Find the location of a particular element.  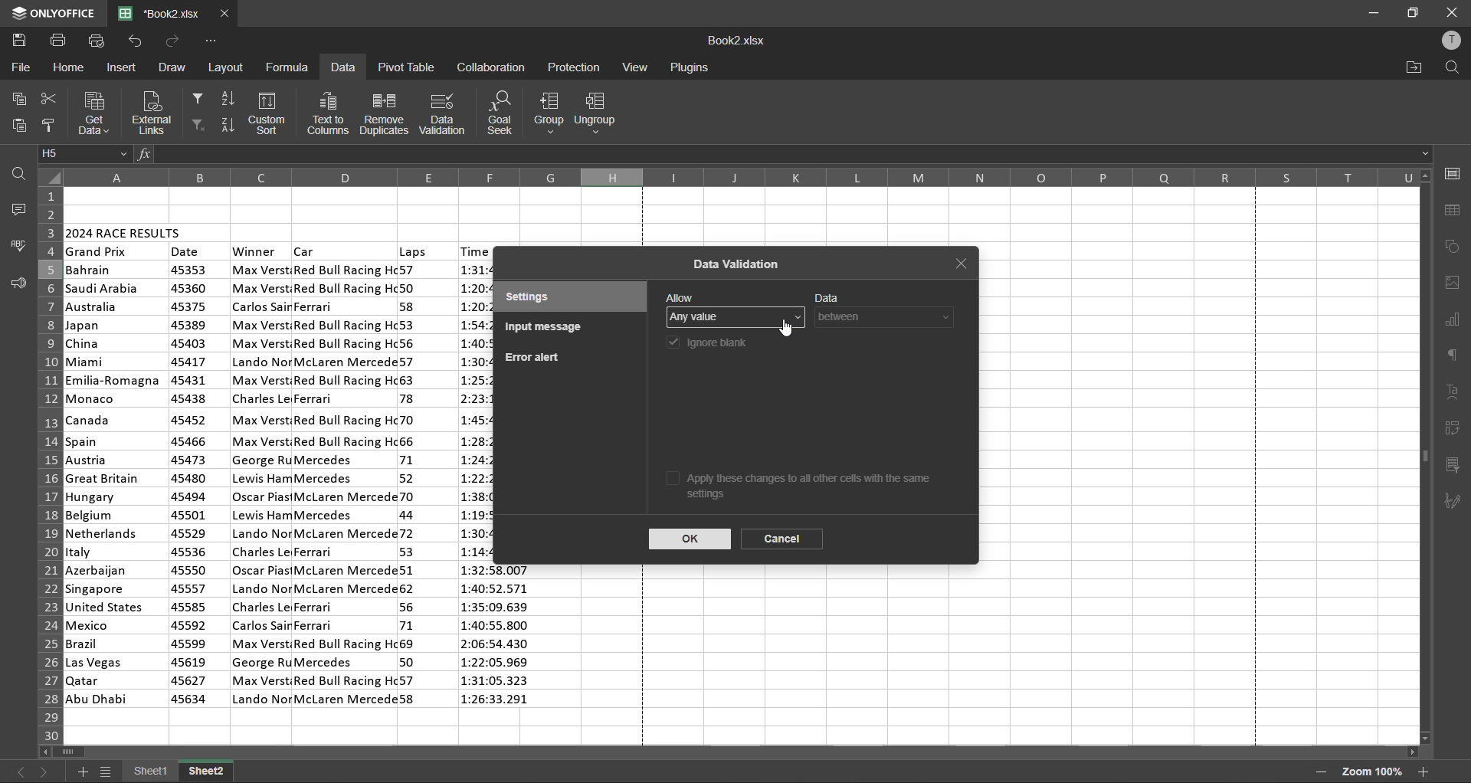

checkbox is located at coordinates (673, 477).